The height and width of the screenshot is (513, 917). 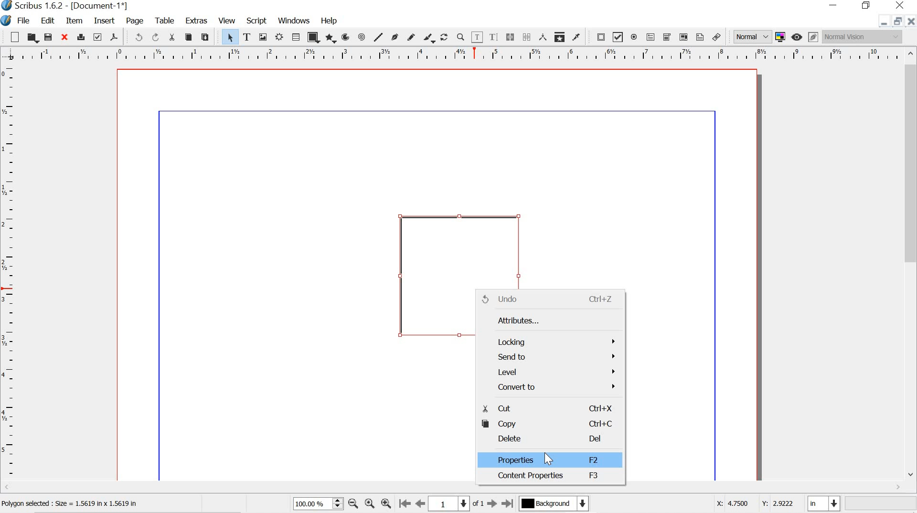 I want to click on table, so click(x=165, y=21).